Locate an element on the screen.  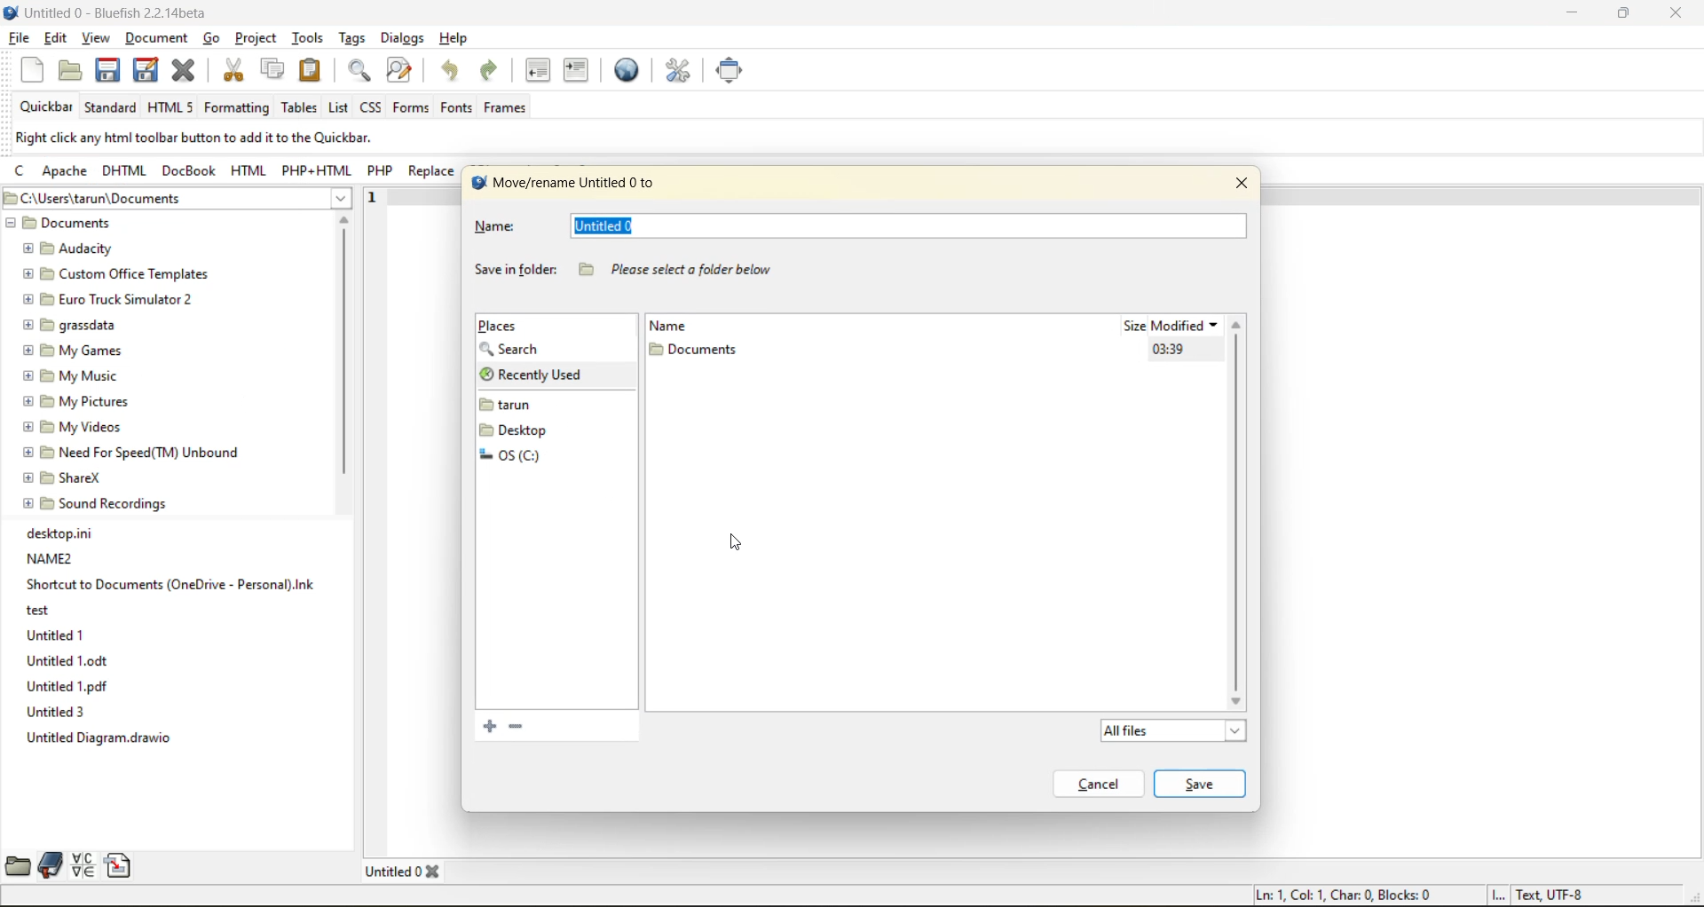
Untitled 3 is located at coordinates (53, 713).